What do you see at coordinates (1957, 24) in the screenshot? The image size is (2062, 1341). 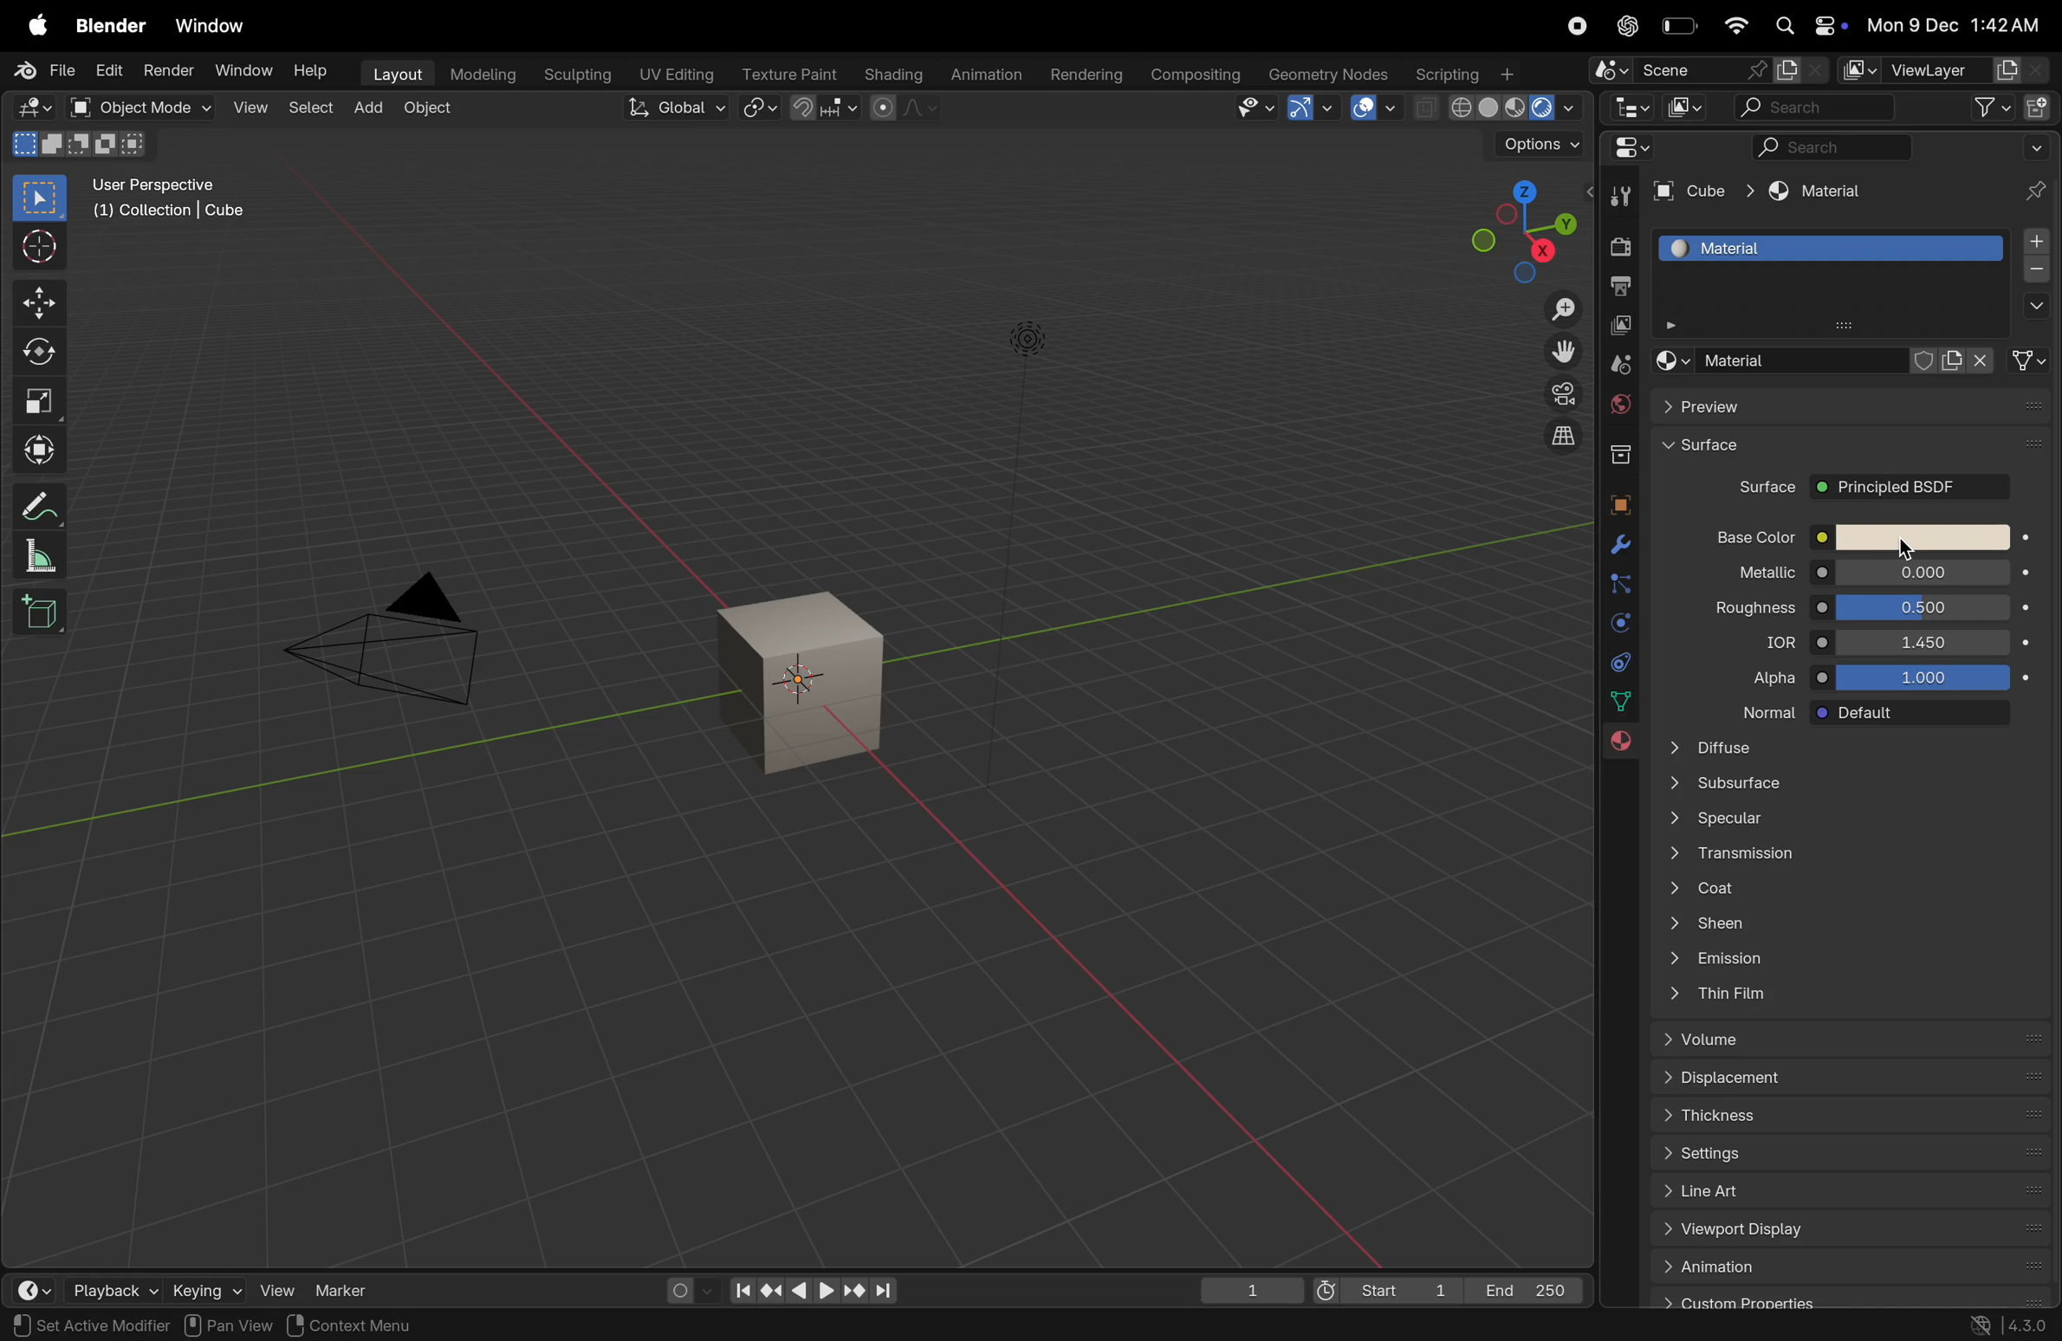 I see `date and time` at bounding box center [1957, 24].